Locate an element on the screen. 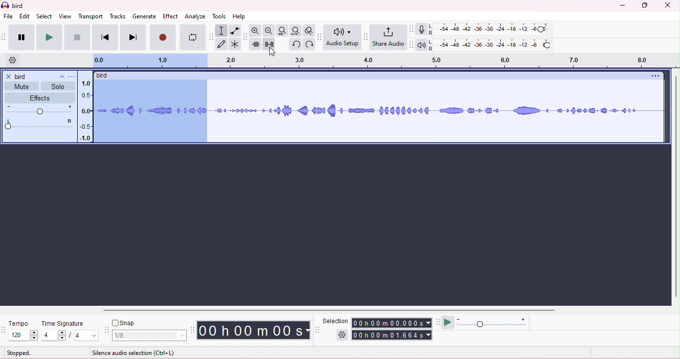 The height and width of the screenshot is (359, 680). select tempo is located at coordinates (24, 336).